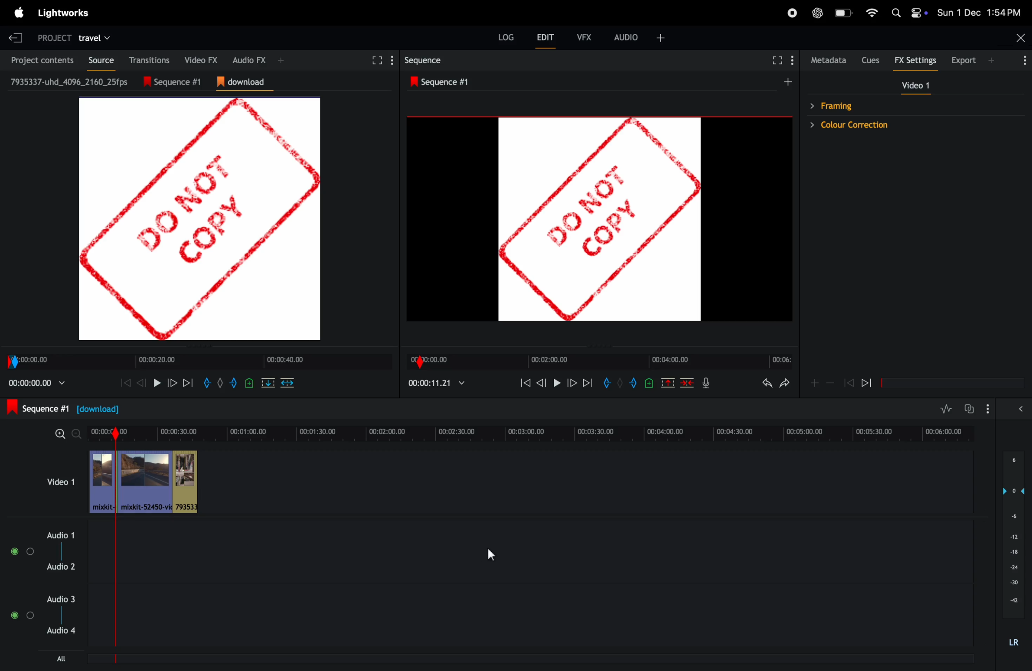 This screenshot has height=671, width=1032. I want to click on bars, so click(23, 551).